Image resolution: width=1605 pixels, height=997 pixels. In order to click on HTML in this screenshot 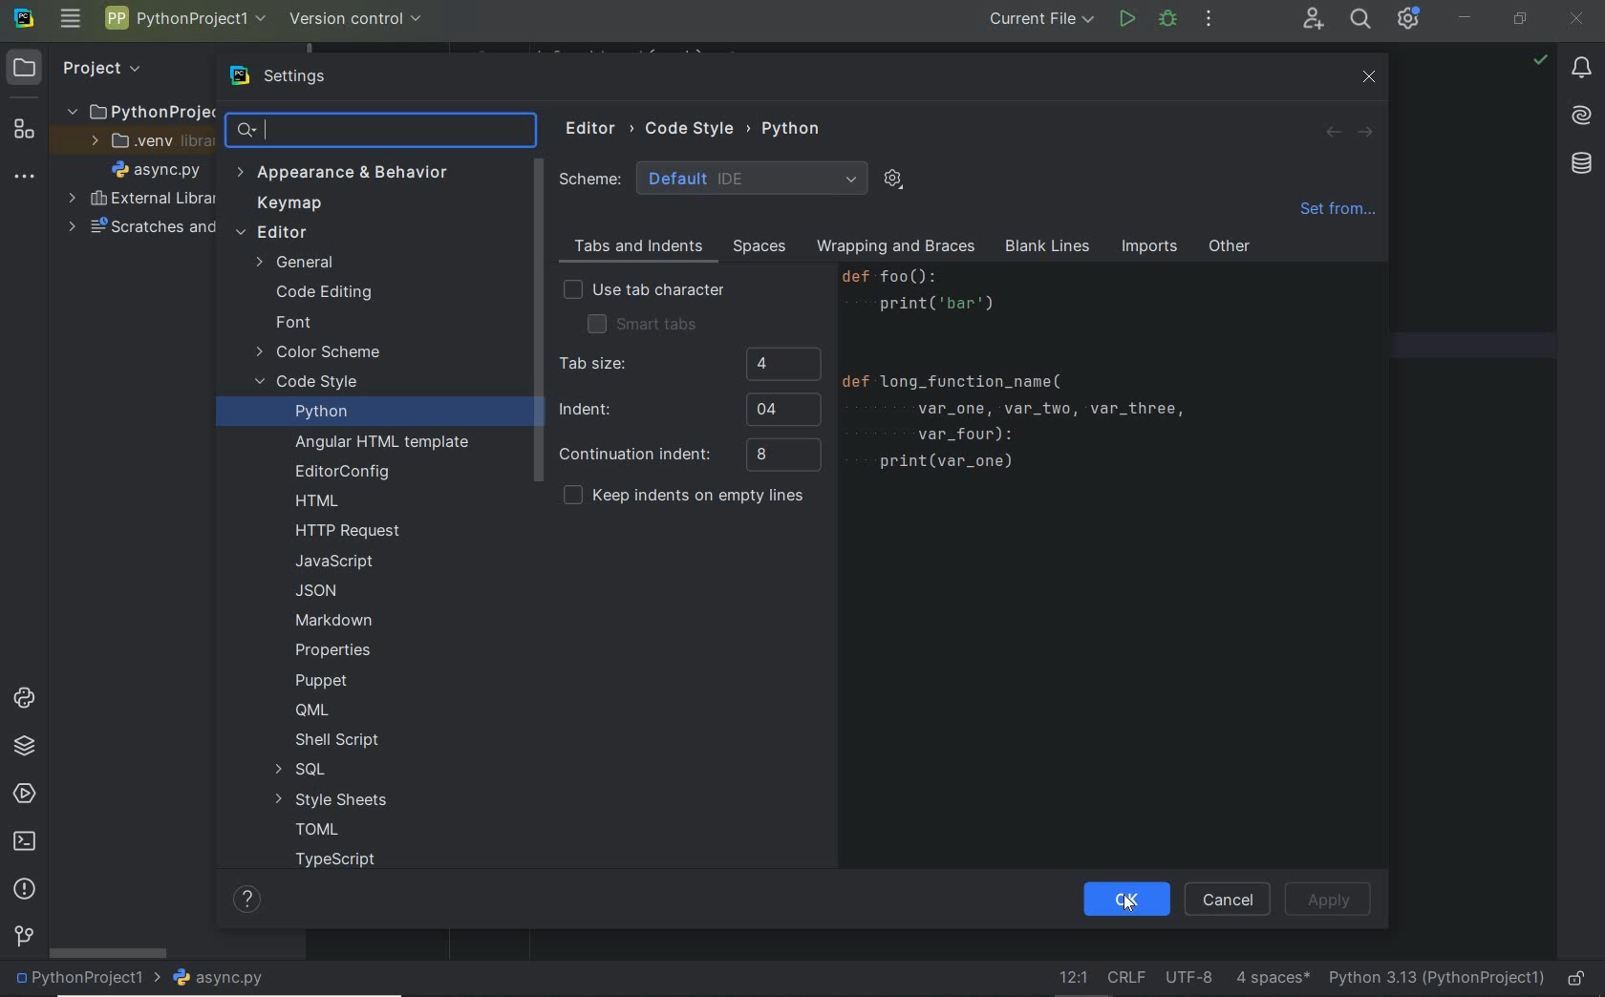, I will do `click(318, 502)`.